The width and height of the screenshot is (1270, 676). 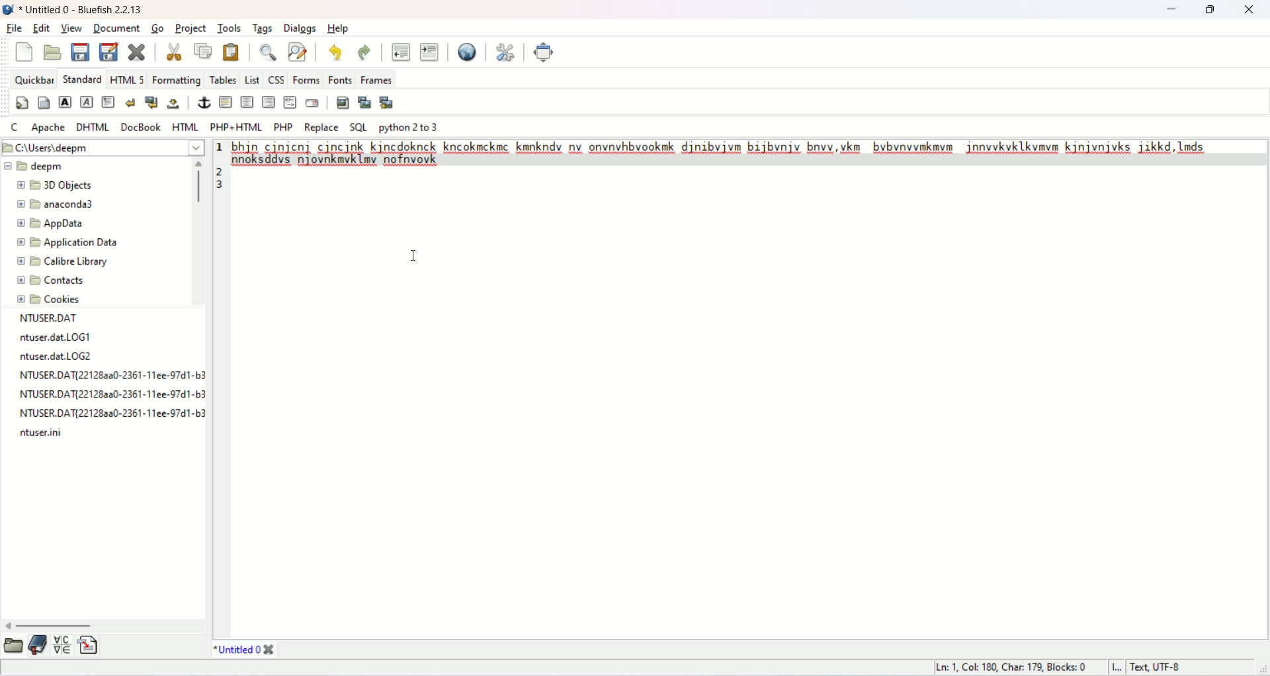 What do you see at coordinates (117, 29) in the screenshot?
I see `document` at bounding box center [117, 29].